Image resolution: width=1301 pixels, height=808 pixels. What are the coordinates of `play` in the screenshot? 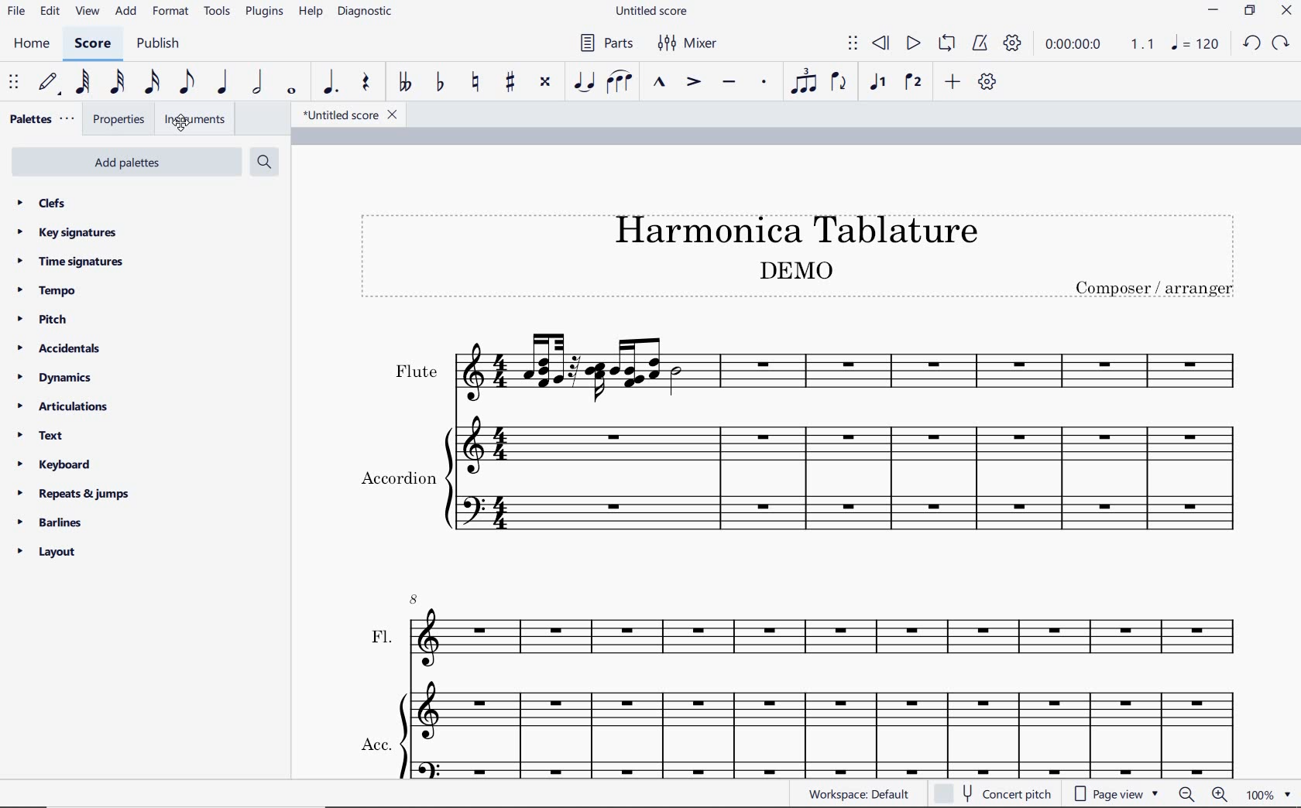 It's located at (913, 46).